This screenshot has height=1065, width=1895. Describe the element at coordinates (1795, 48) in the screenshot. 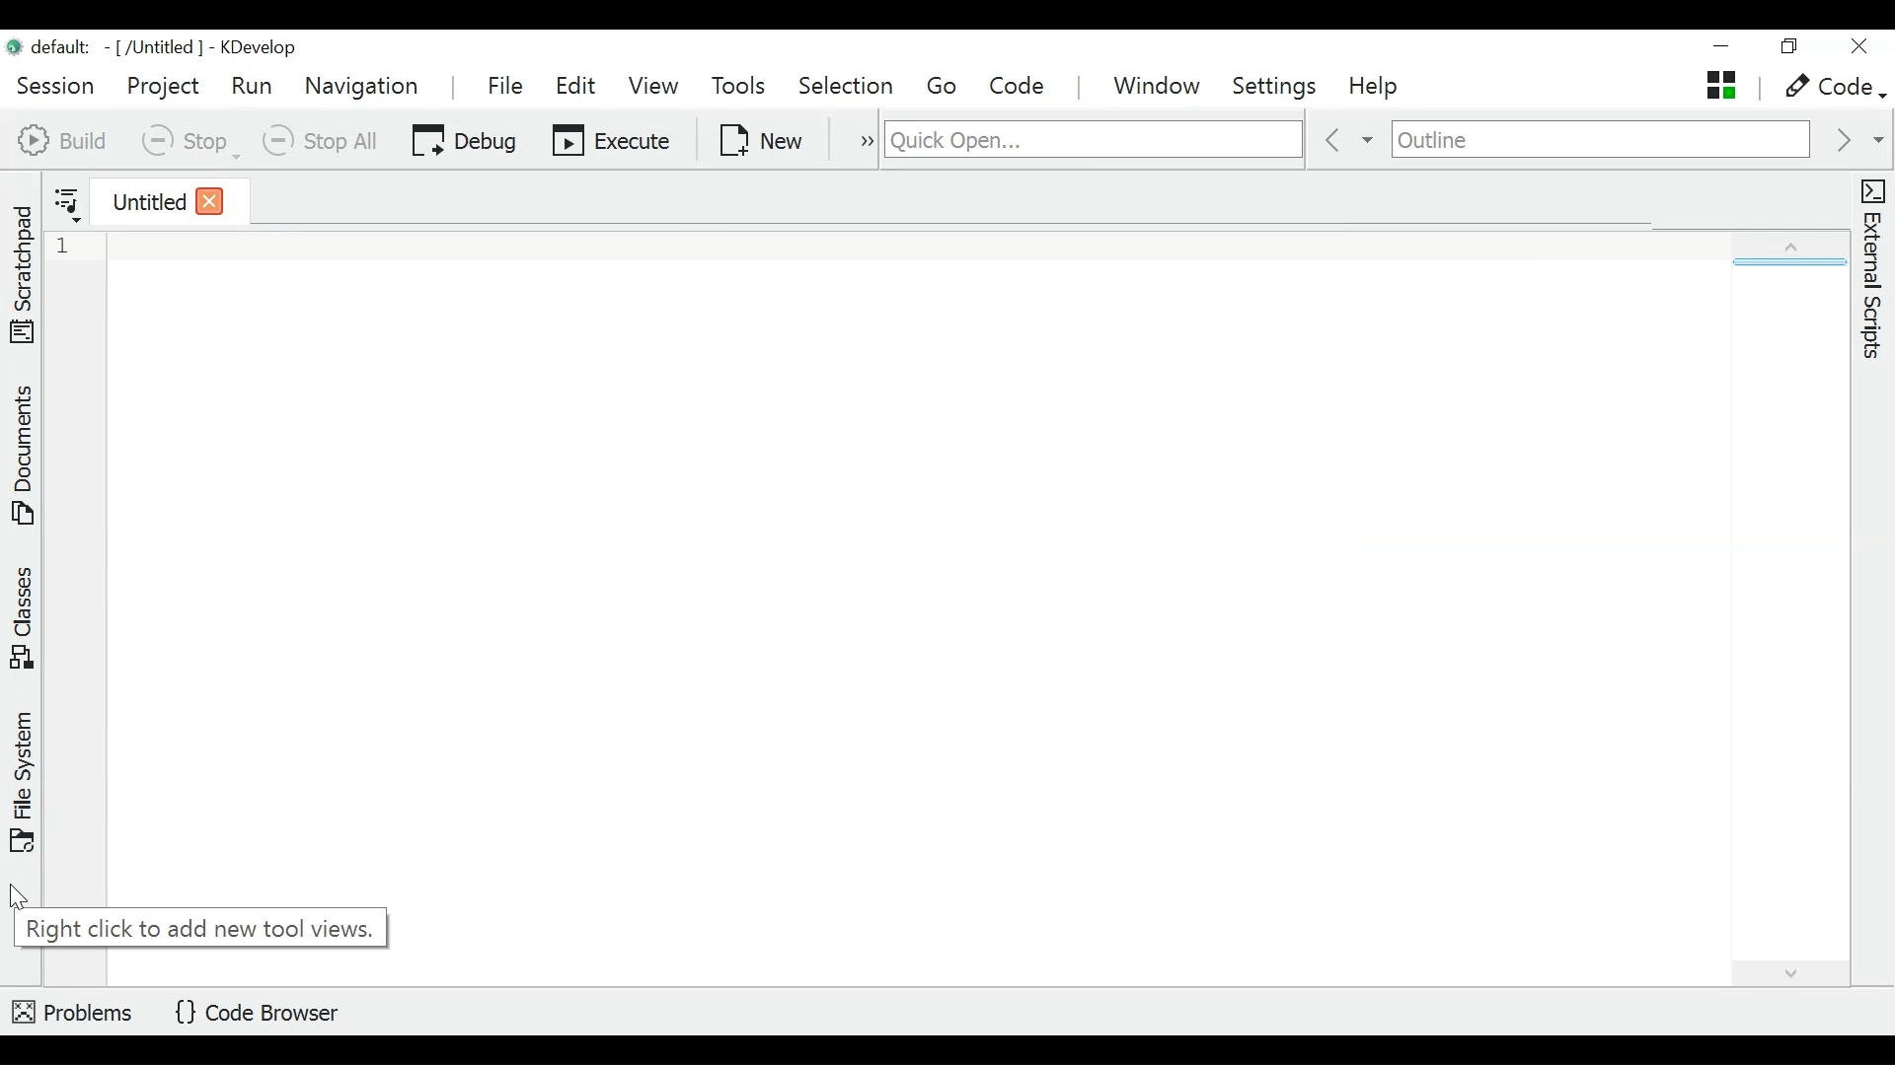

I see `restore` at that location.